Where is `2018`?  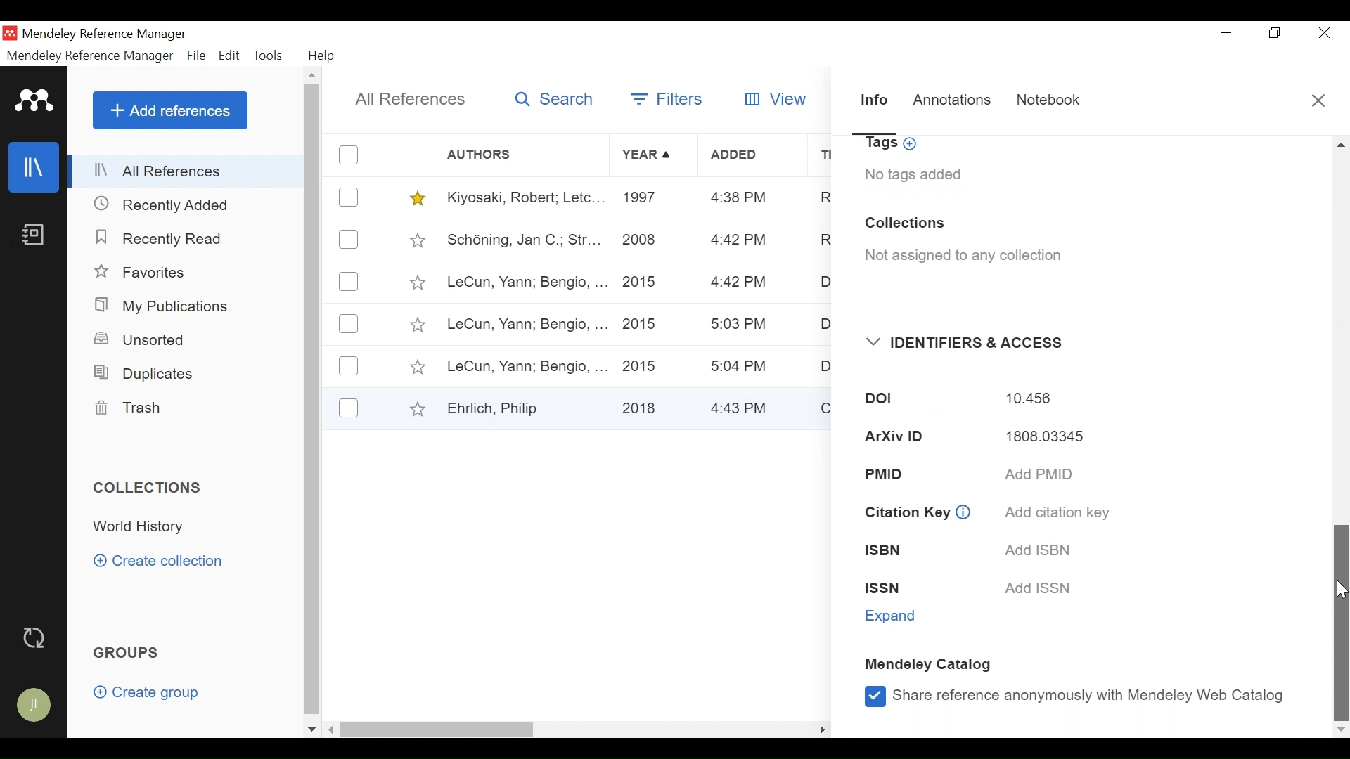
2018 is located at coordinates (643, 406).